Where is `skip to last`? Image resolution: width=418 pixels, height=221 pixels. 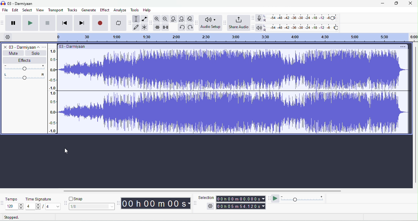 skip to last is located at coordinates (81, 23).